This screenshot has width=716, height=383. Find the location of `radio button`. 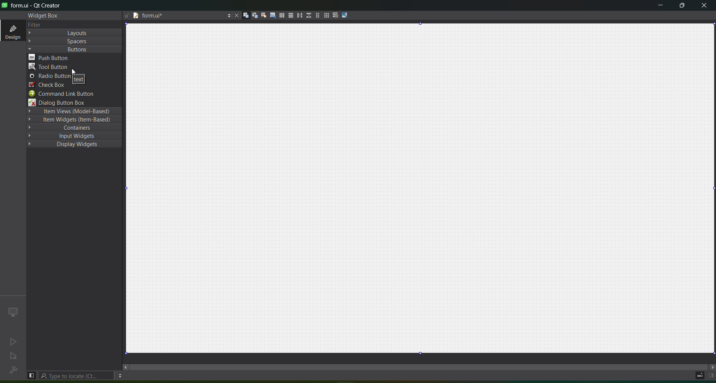

radio button is located at coordinates (72, 77).